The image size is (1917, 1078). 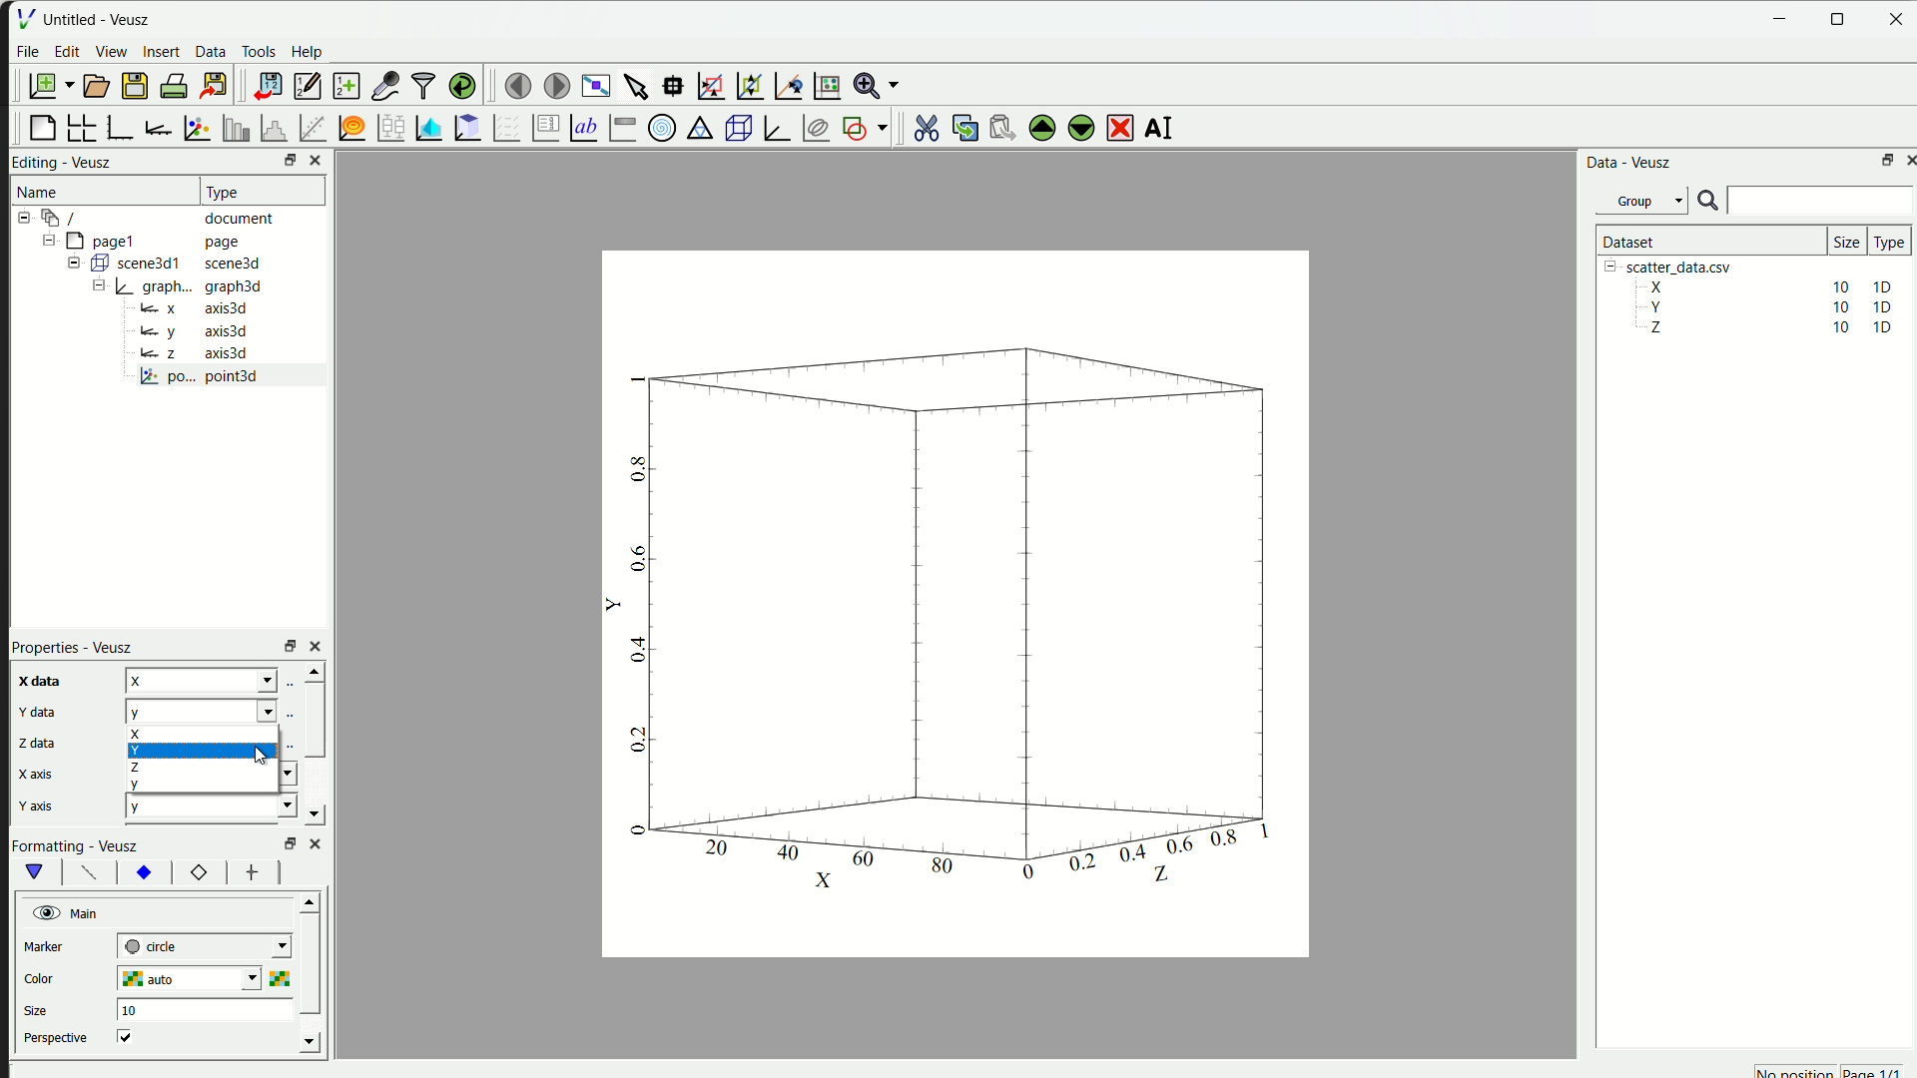 What do you see at coordinates (553, 84) in the screenshot?
I see `move to the next page` at bounding box center [553, 84].